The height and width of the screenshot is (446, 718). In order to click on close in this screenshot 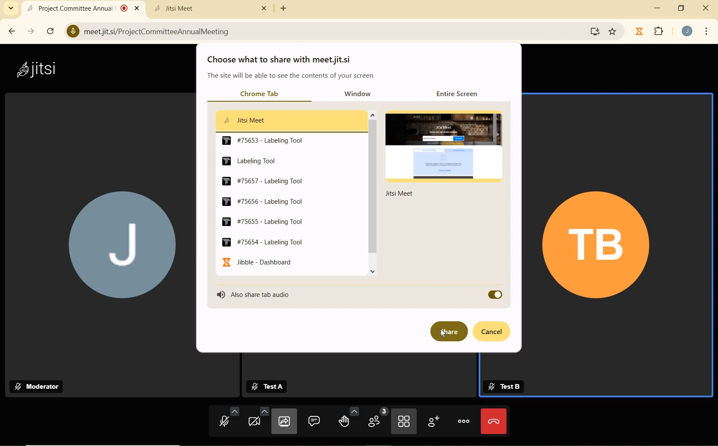, I will do `click(707, 7)`.